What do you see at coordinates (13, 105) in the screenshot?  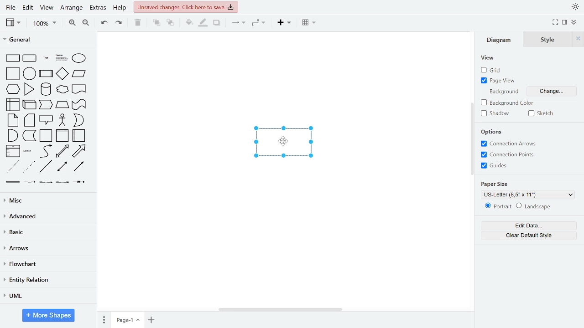 I see `general shapes` at bounding box center [13, 105].